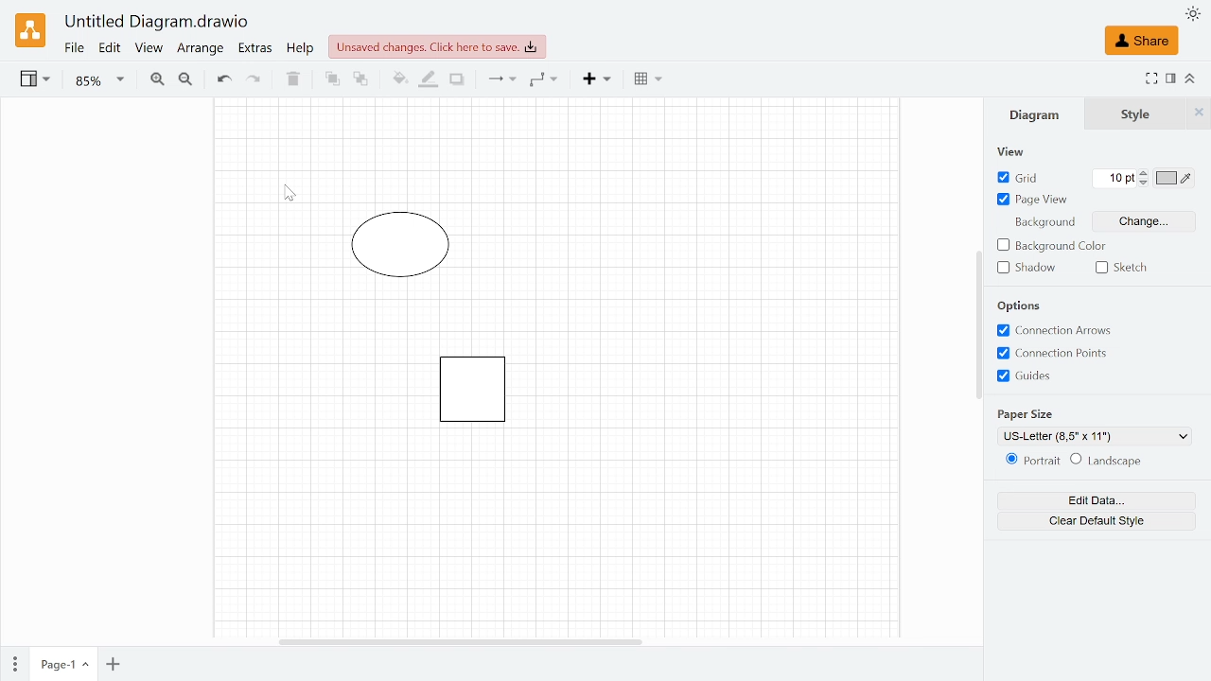 Image resolution: width=1211 pixels, height=681 pixels. What do you see at coordinates (648, 81) in the screenshot?
I see `Table` at bounding box center [648, 81].